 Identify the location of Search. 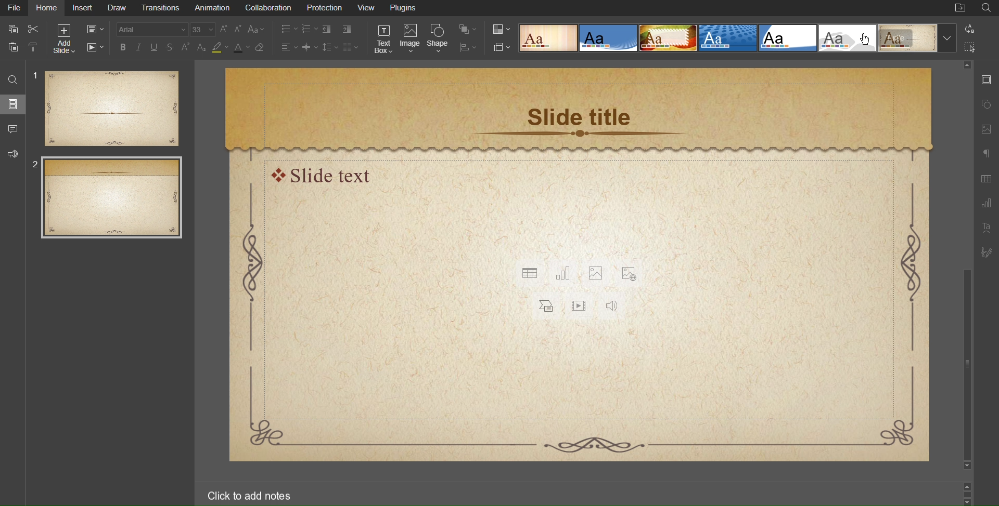
(11, 79).